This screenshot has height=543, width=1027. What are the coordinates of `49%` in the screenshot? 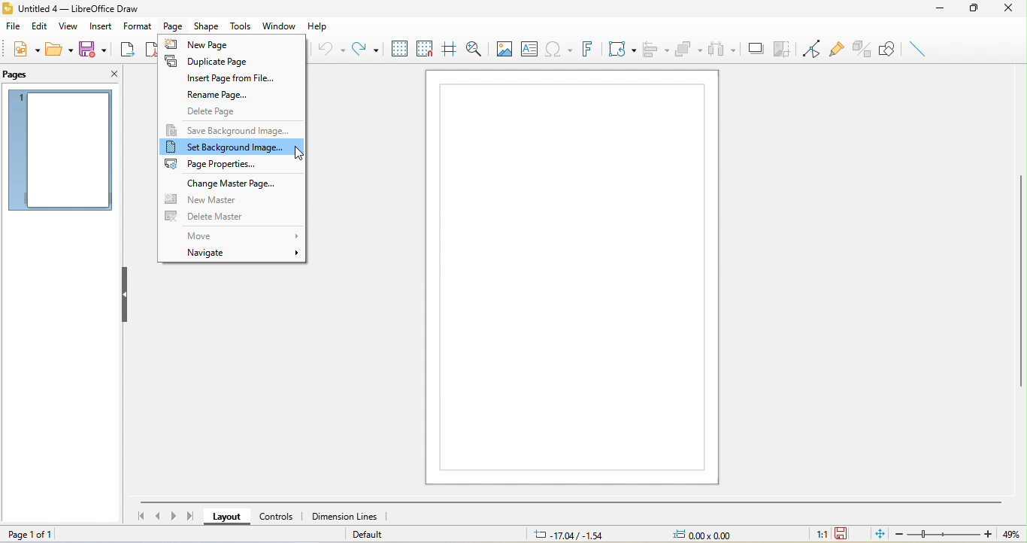 It's located at (1009, 533).